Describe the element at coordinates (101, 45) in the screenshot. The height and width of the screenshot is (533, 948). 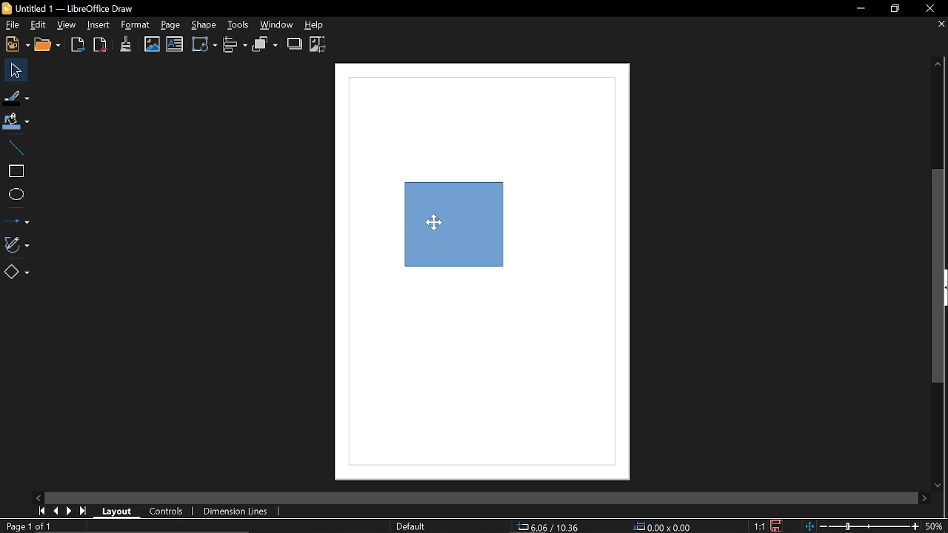
I see `Export as pdf` at that location.